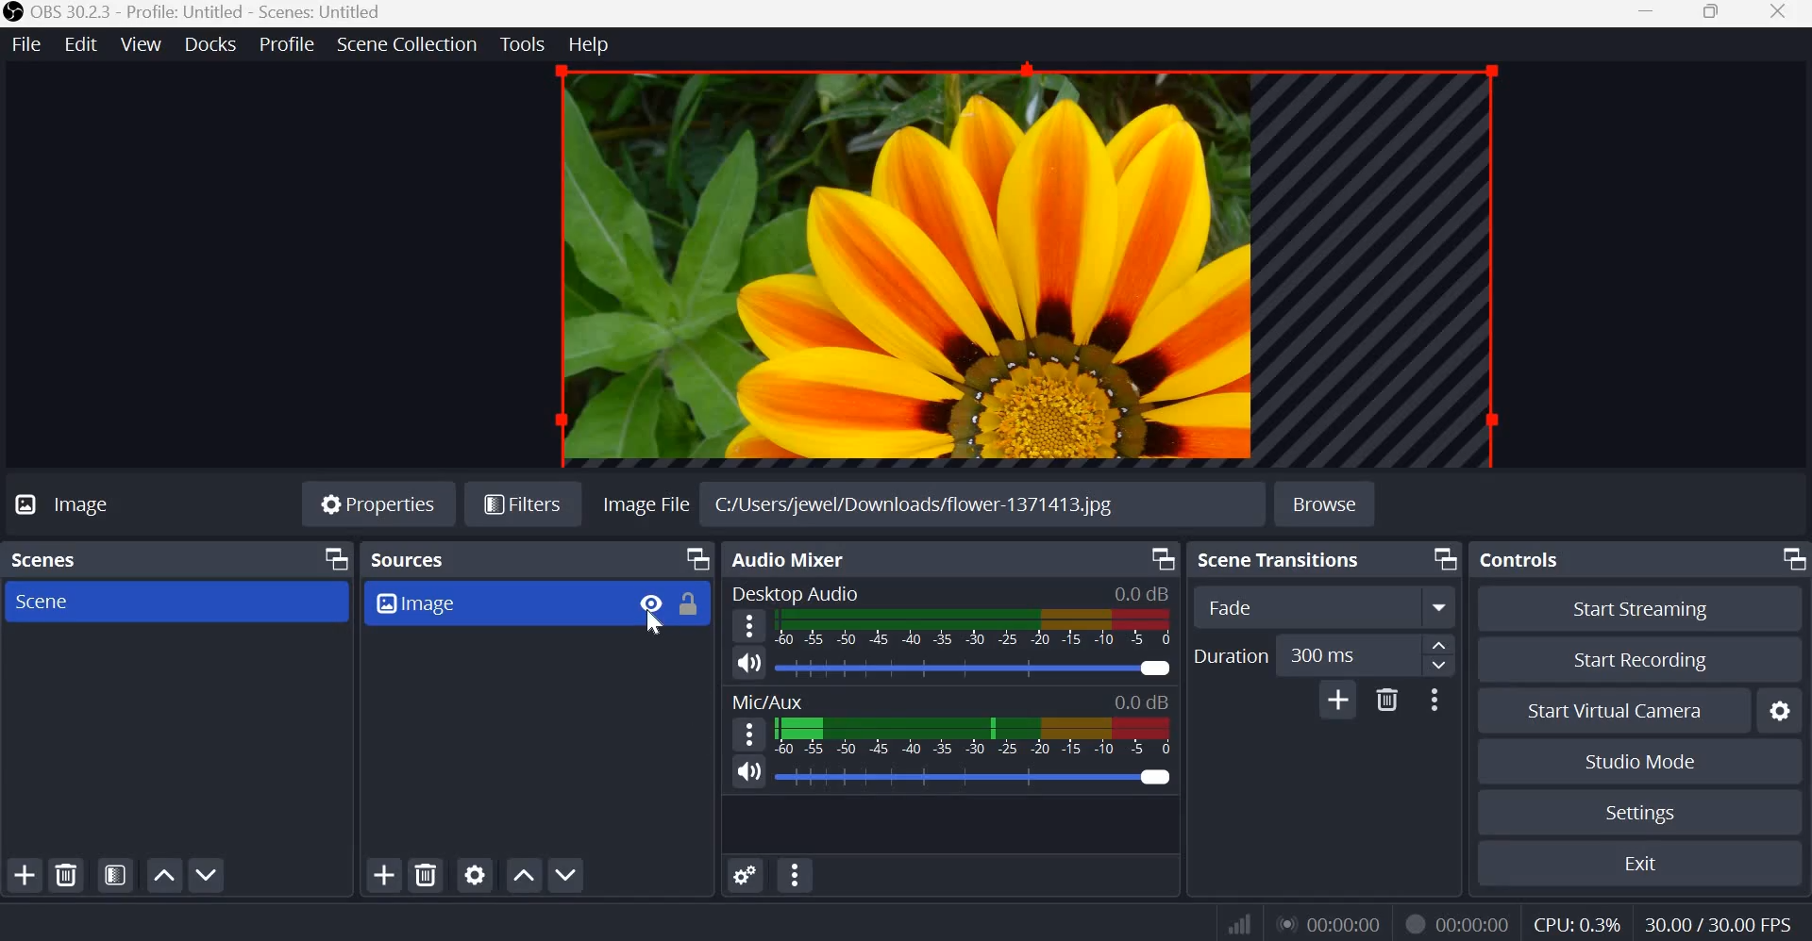  What do you see at coordinates (749, 662) in the screenshot?
I see `Speaker icon` at bounding box center [749, 662].